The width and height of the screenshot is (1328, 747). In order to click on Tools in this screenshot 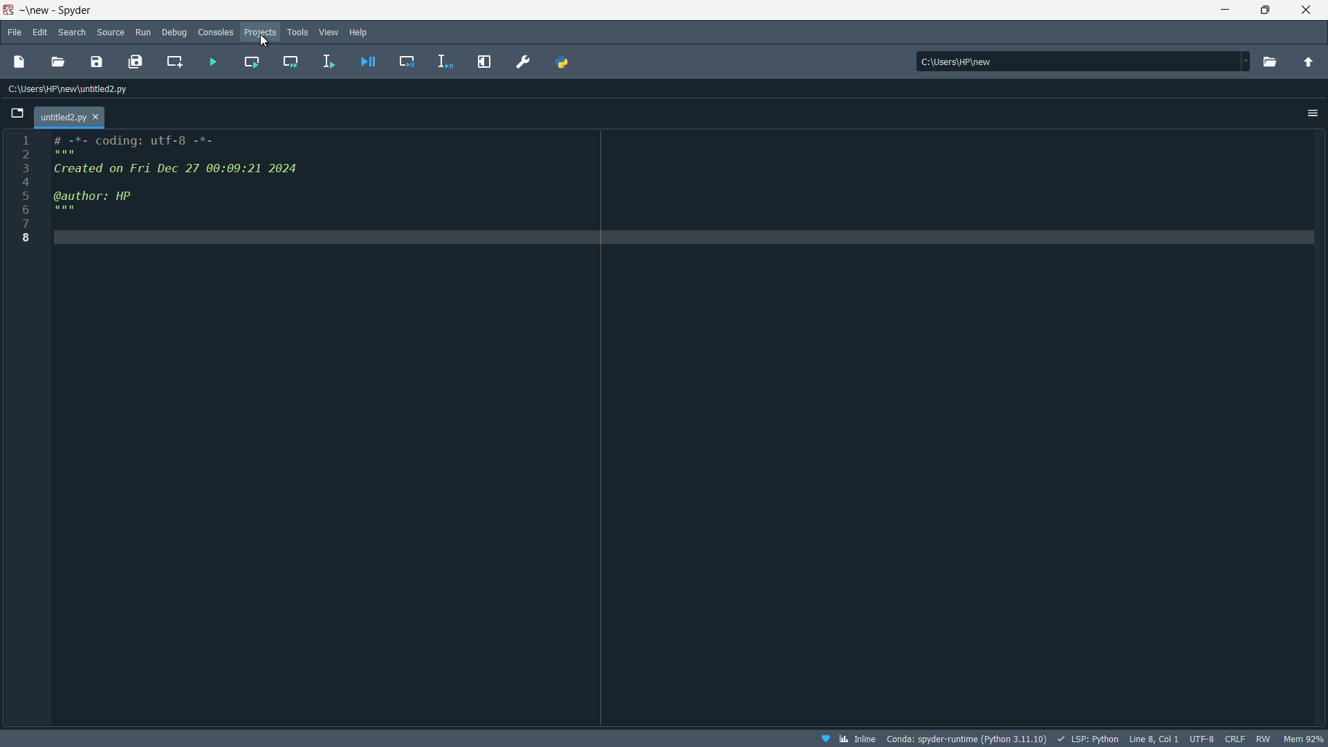, I will do `click(297, 32)`.